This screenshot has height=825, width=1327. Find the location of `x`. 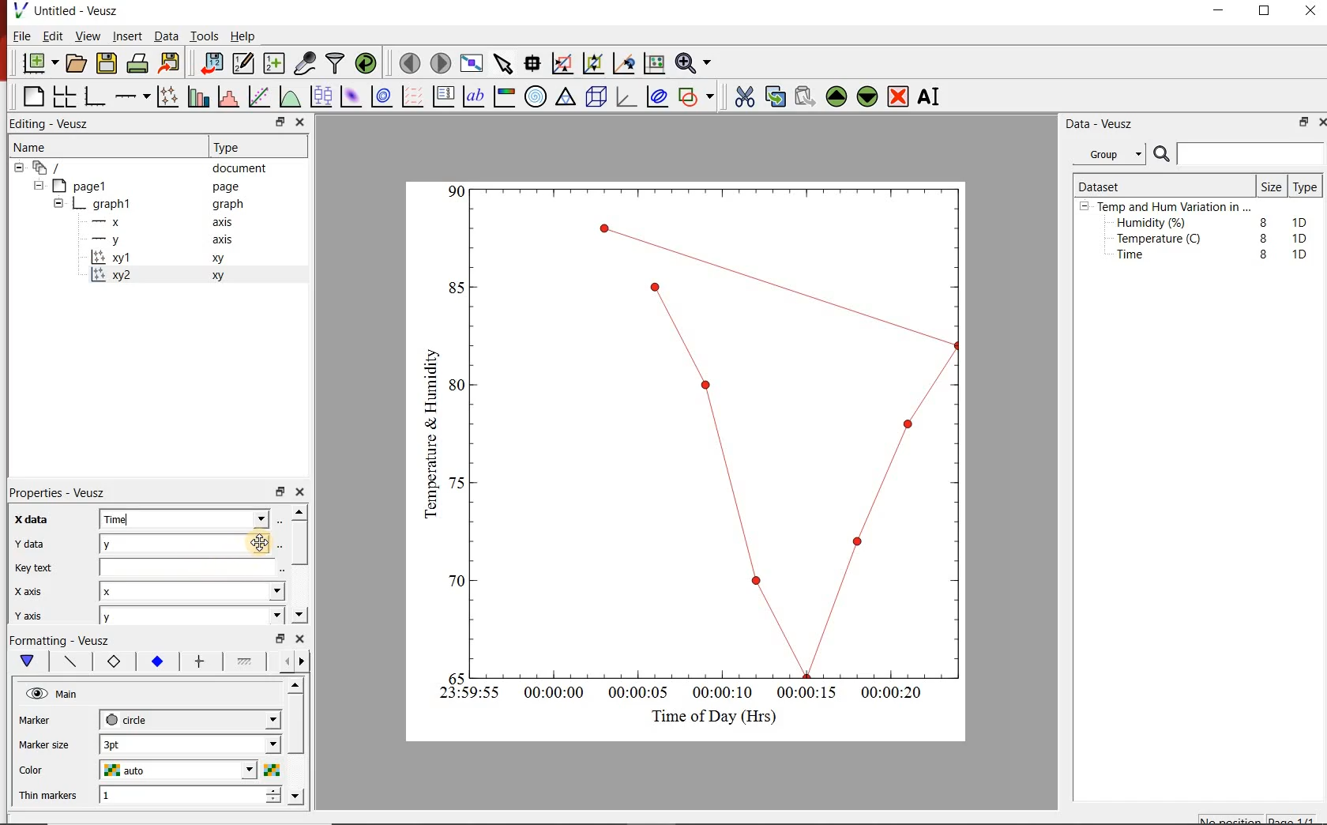

x is located at coordinates (114, 222).